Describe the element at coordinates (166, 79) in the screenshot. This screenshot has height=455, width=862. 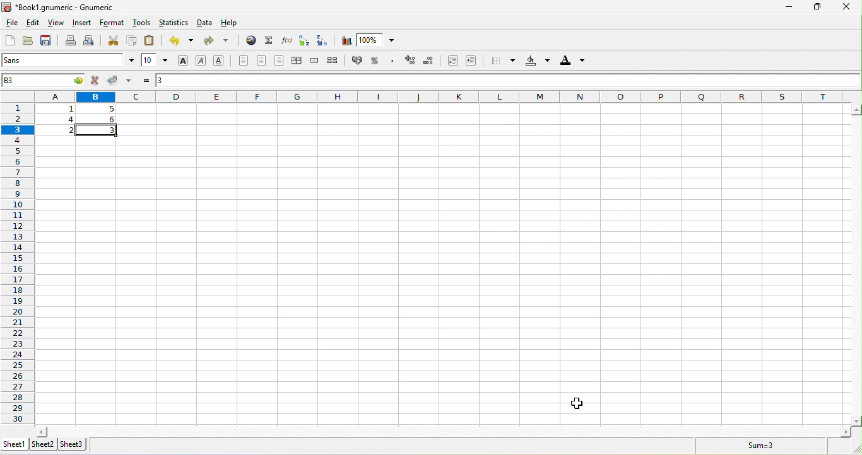
I see `3` at that location.